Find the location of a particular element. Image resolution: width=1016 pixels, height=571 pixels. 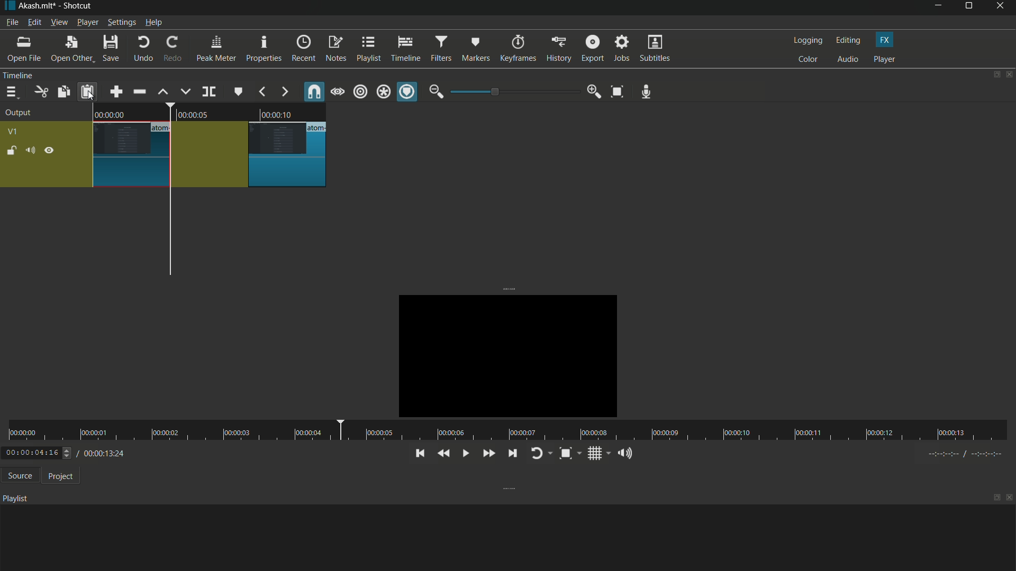

Timeline is located at coordinates (38, 75).